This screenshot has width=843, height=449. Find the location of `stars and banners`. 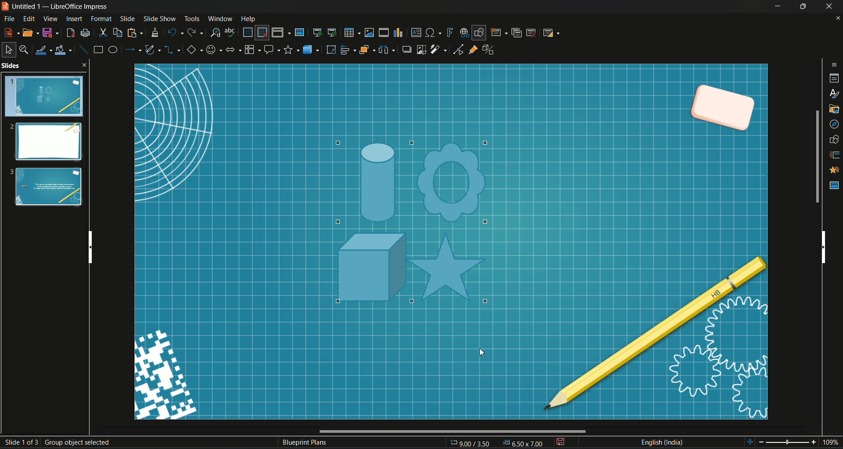

stars and banners is located at coordinates (291, 50).